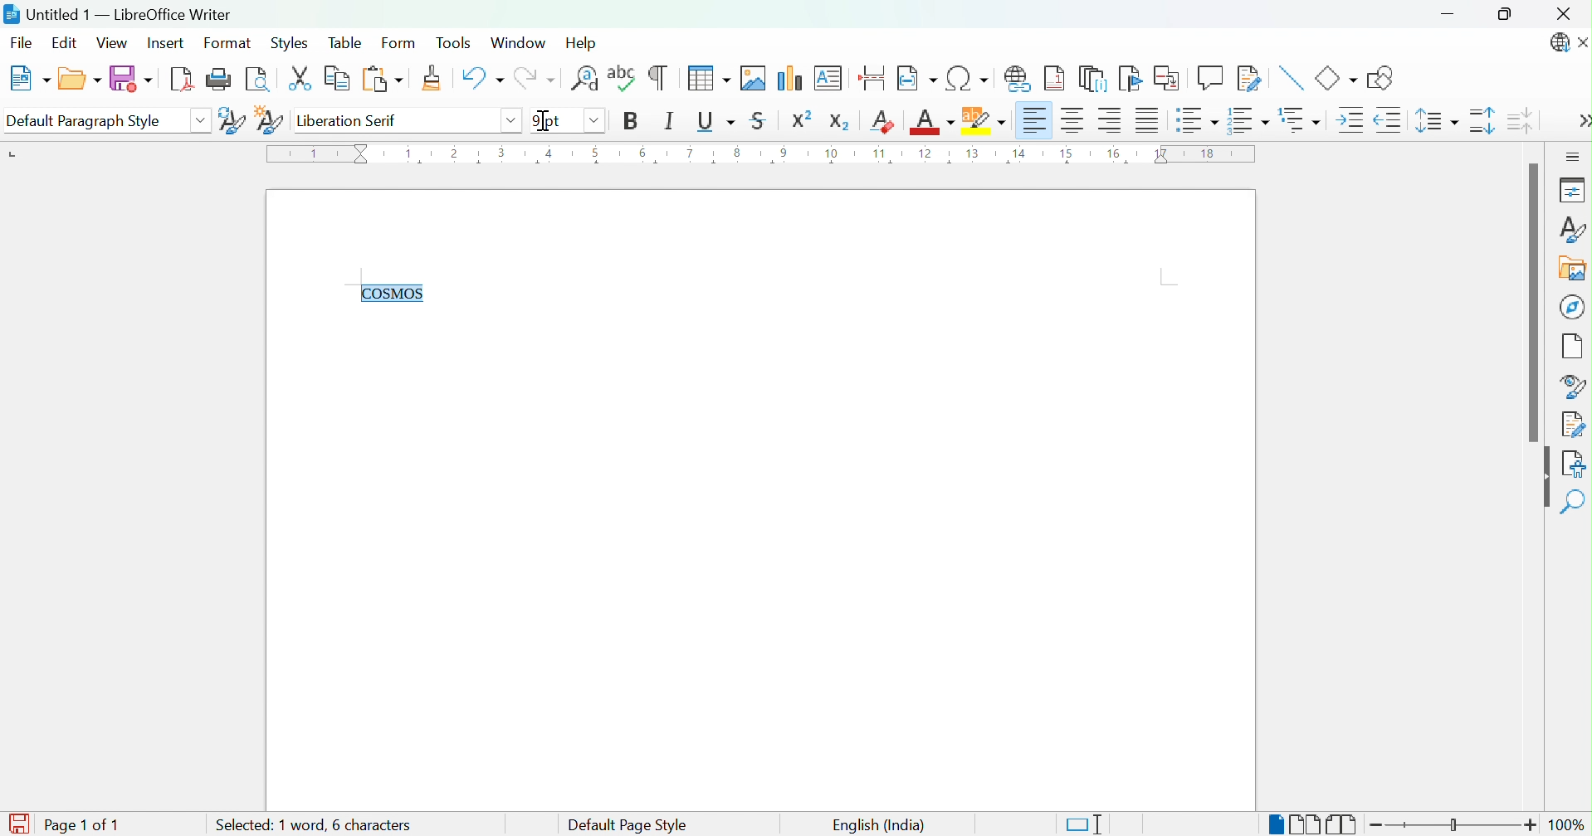 This screenshot has height=836, width=1592. I want to click on Close, so click(1582, 44).